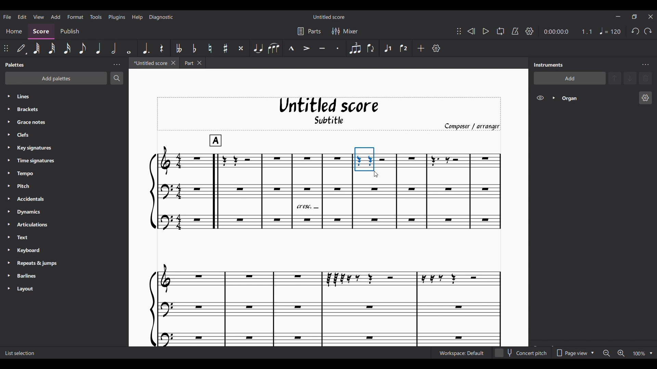 The image size is (657, 369). Describe the element at coordinates (69, 32) in the screenshot. I see `Publish section` at that location.